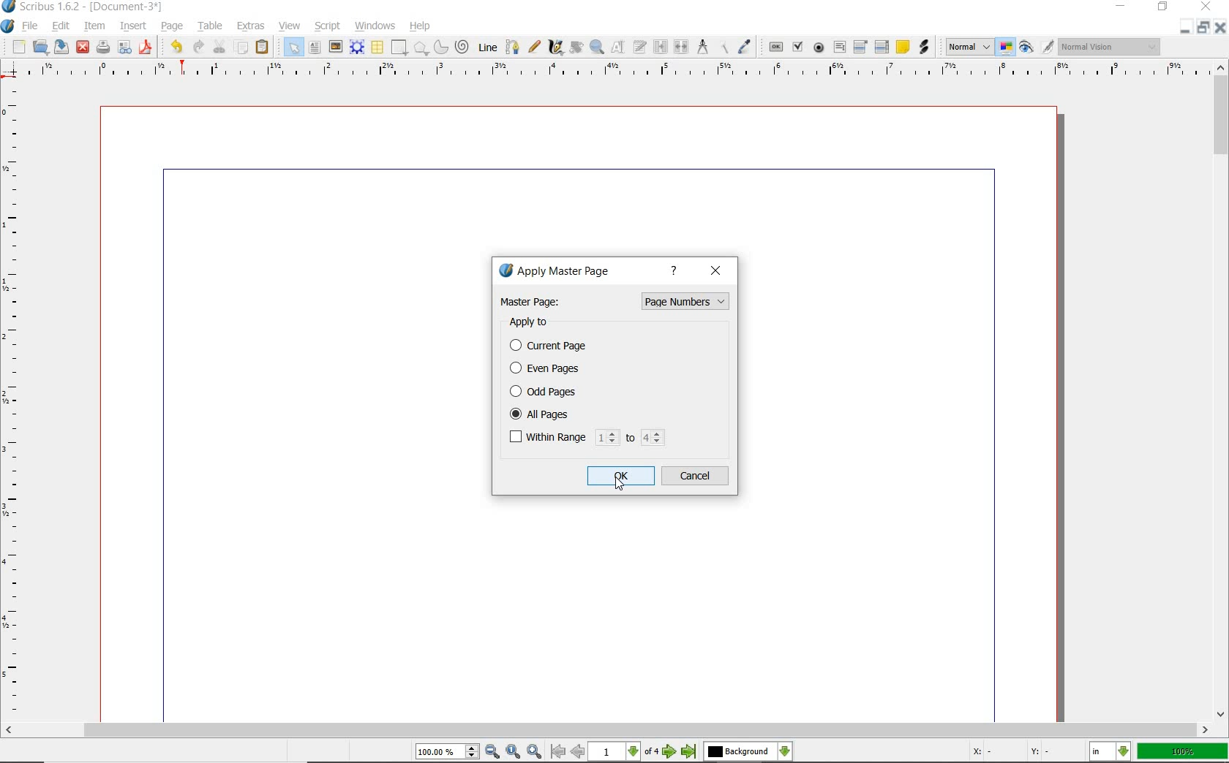 The width and height of the screenshot is (1229, 763). Describe the element at coordinates (89, 7) in the screenshot. I see `Scribus 1.62 - [Document-3*]` at that location.